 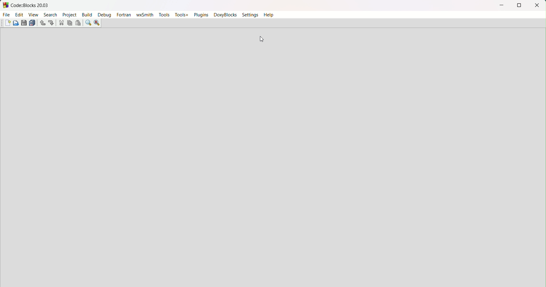 I want to click on undo, so click(x=42, y=23).